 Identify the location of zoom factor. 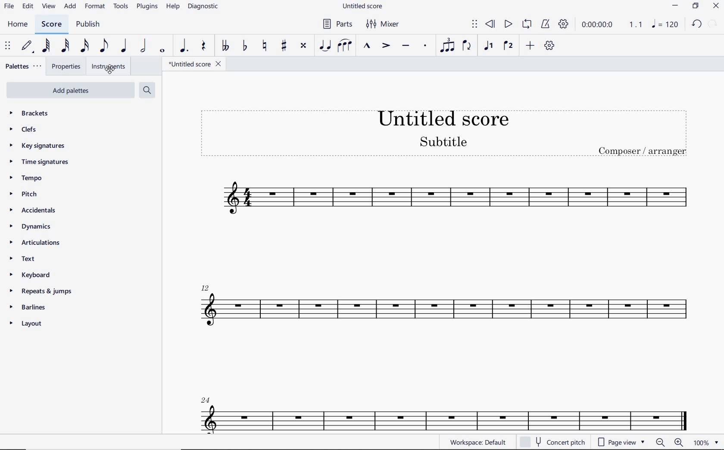
(707, 442).